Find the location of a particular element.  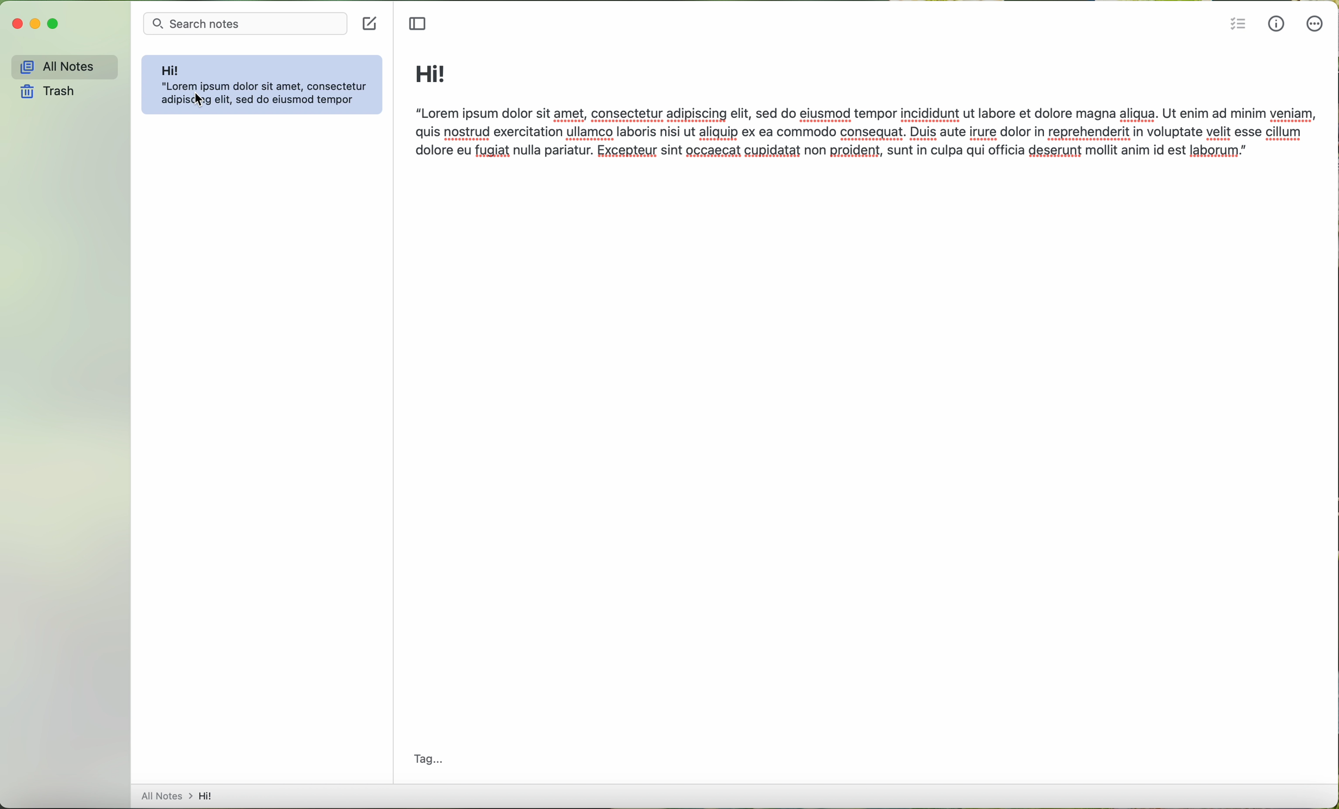

tag is located at coordinates (429, 757).